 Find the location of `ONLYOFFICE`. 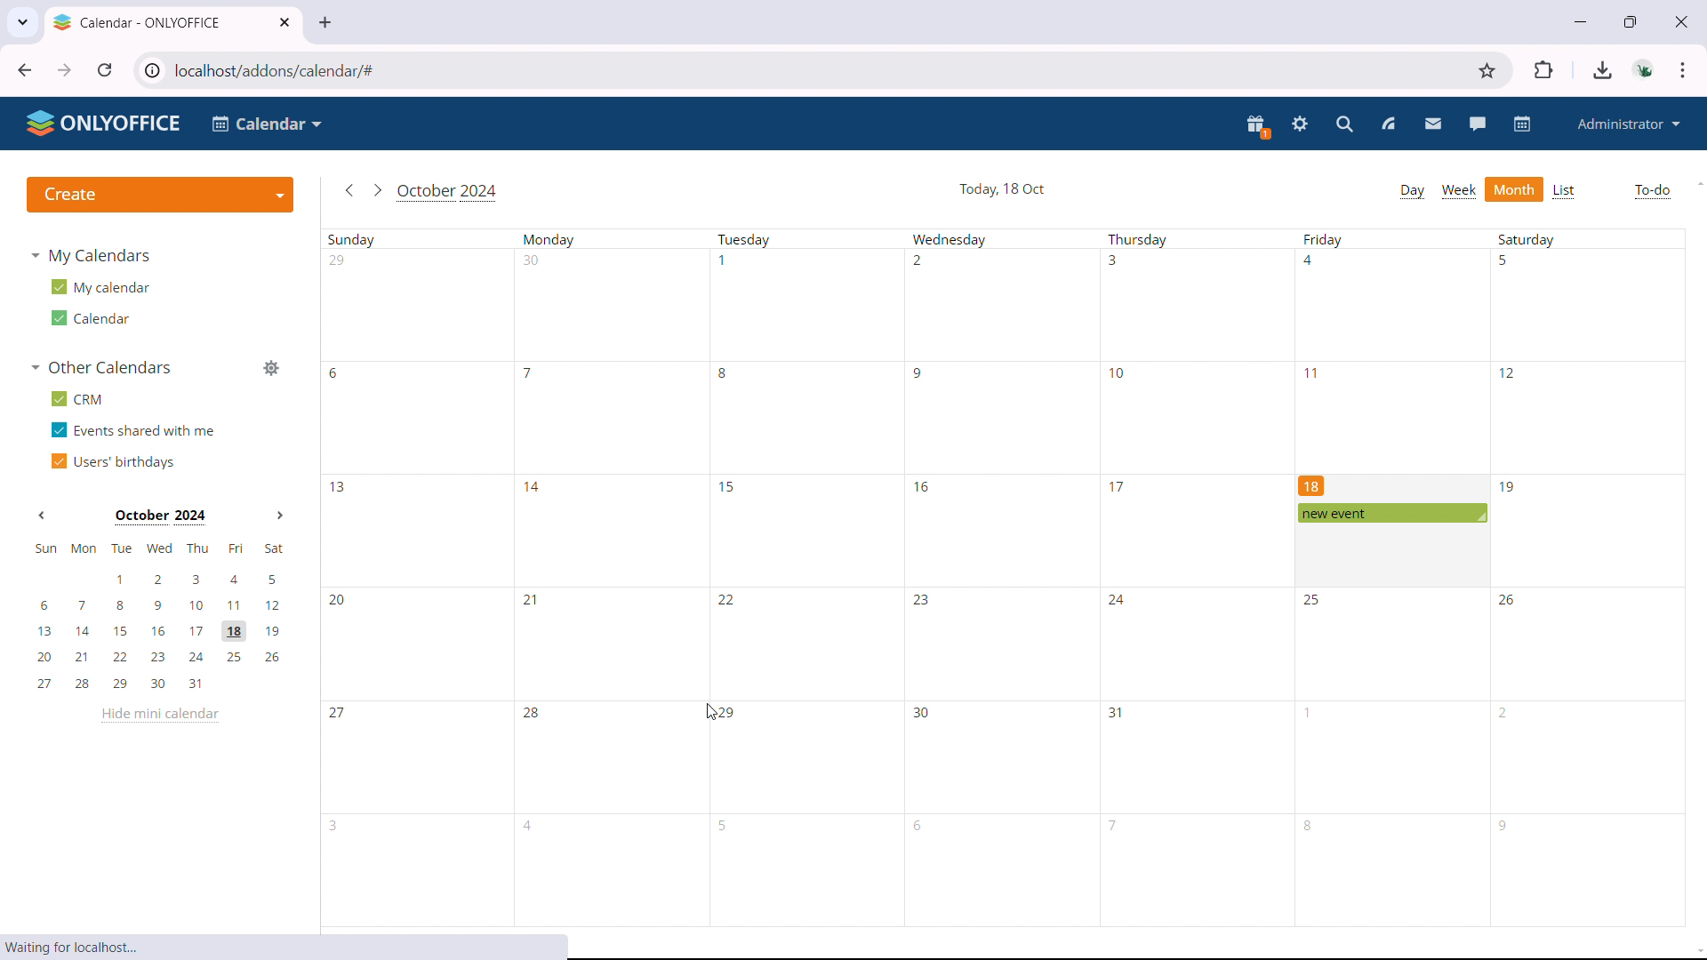

ONLYOFFICE is located at coordinates (105, 123).